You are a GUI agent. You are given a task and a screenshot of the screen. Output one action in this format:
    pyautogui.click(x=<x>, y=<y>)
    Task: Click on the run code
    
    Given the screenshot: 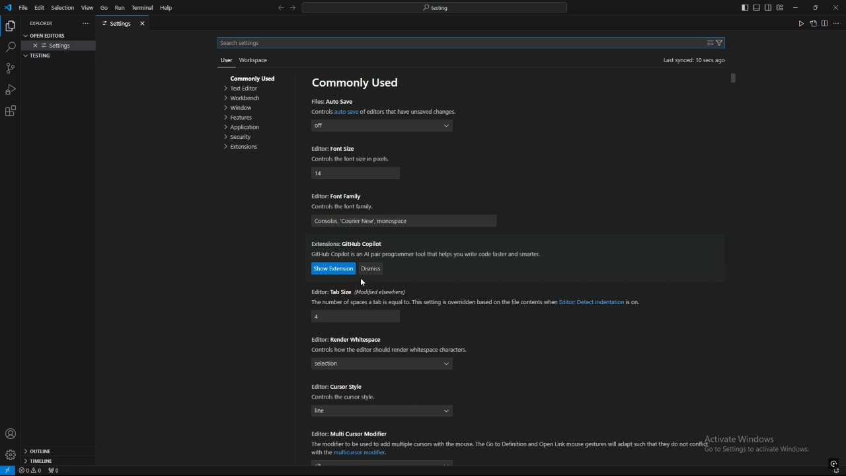 What is the action you would take?
    pyautogui.click(x=800, y=23)
    